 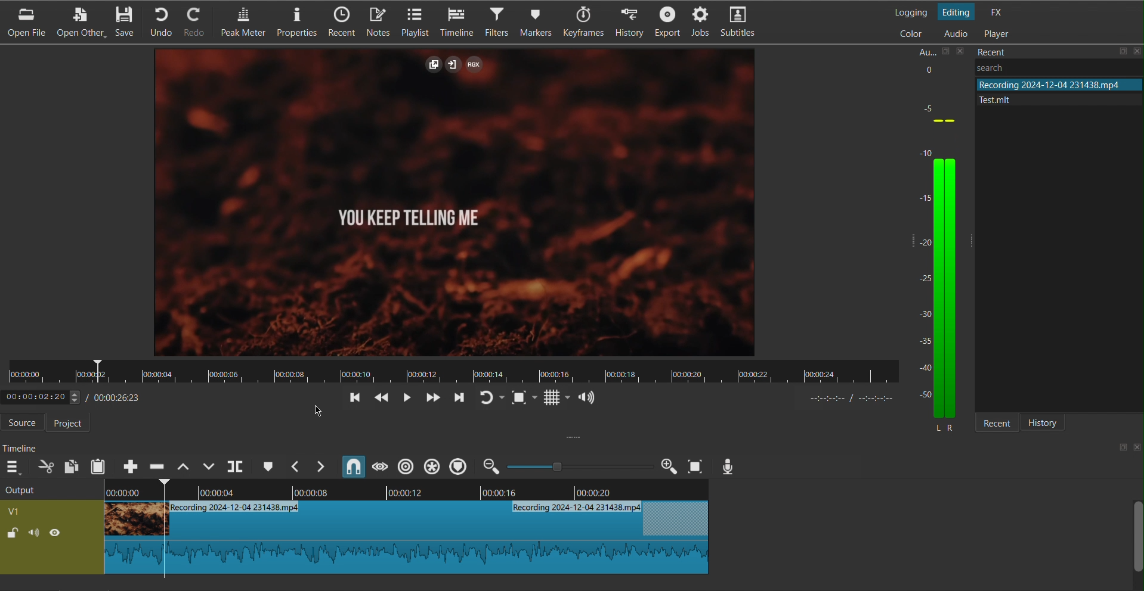 I want to click on Open Other, so click(x=82, y=21).